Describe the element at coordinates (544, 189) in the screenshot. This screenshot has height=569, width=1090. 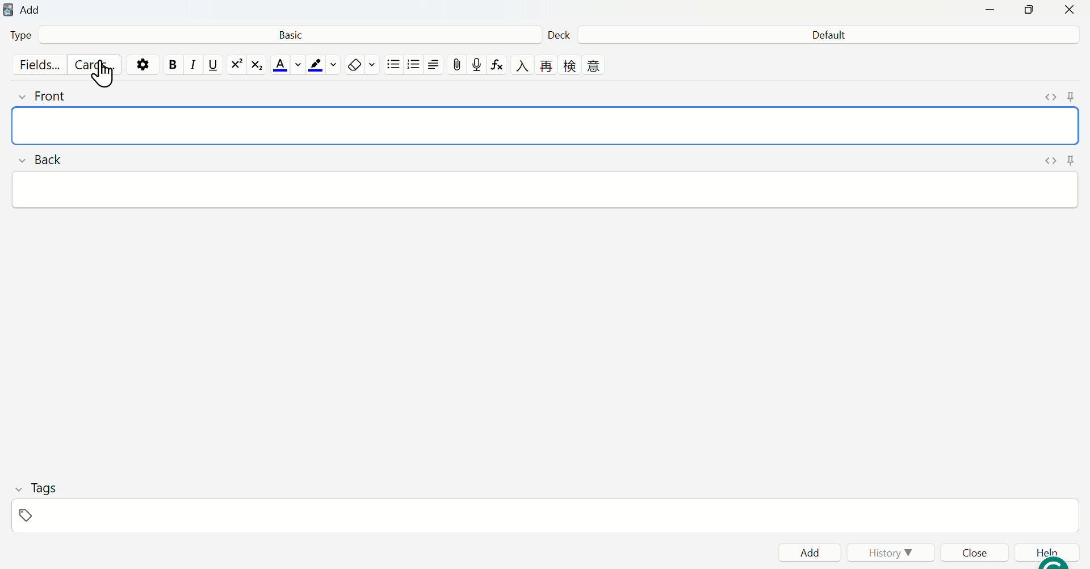
I see `Back` at that location.